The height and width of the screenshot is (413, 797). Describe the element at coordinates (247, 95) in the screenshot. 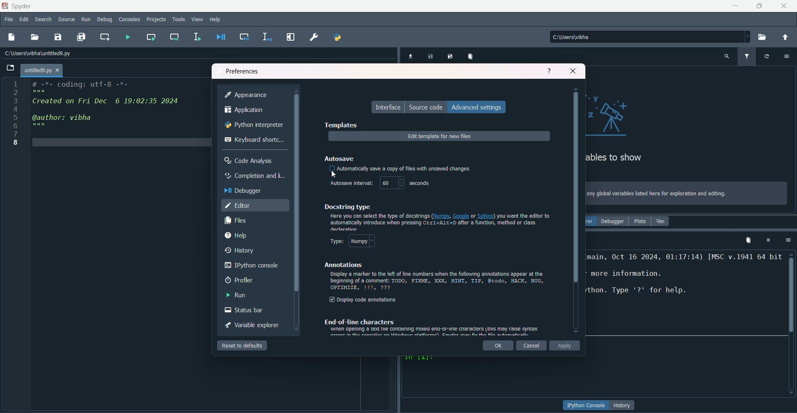

I see `appearance` at that location.